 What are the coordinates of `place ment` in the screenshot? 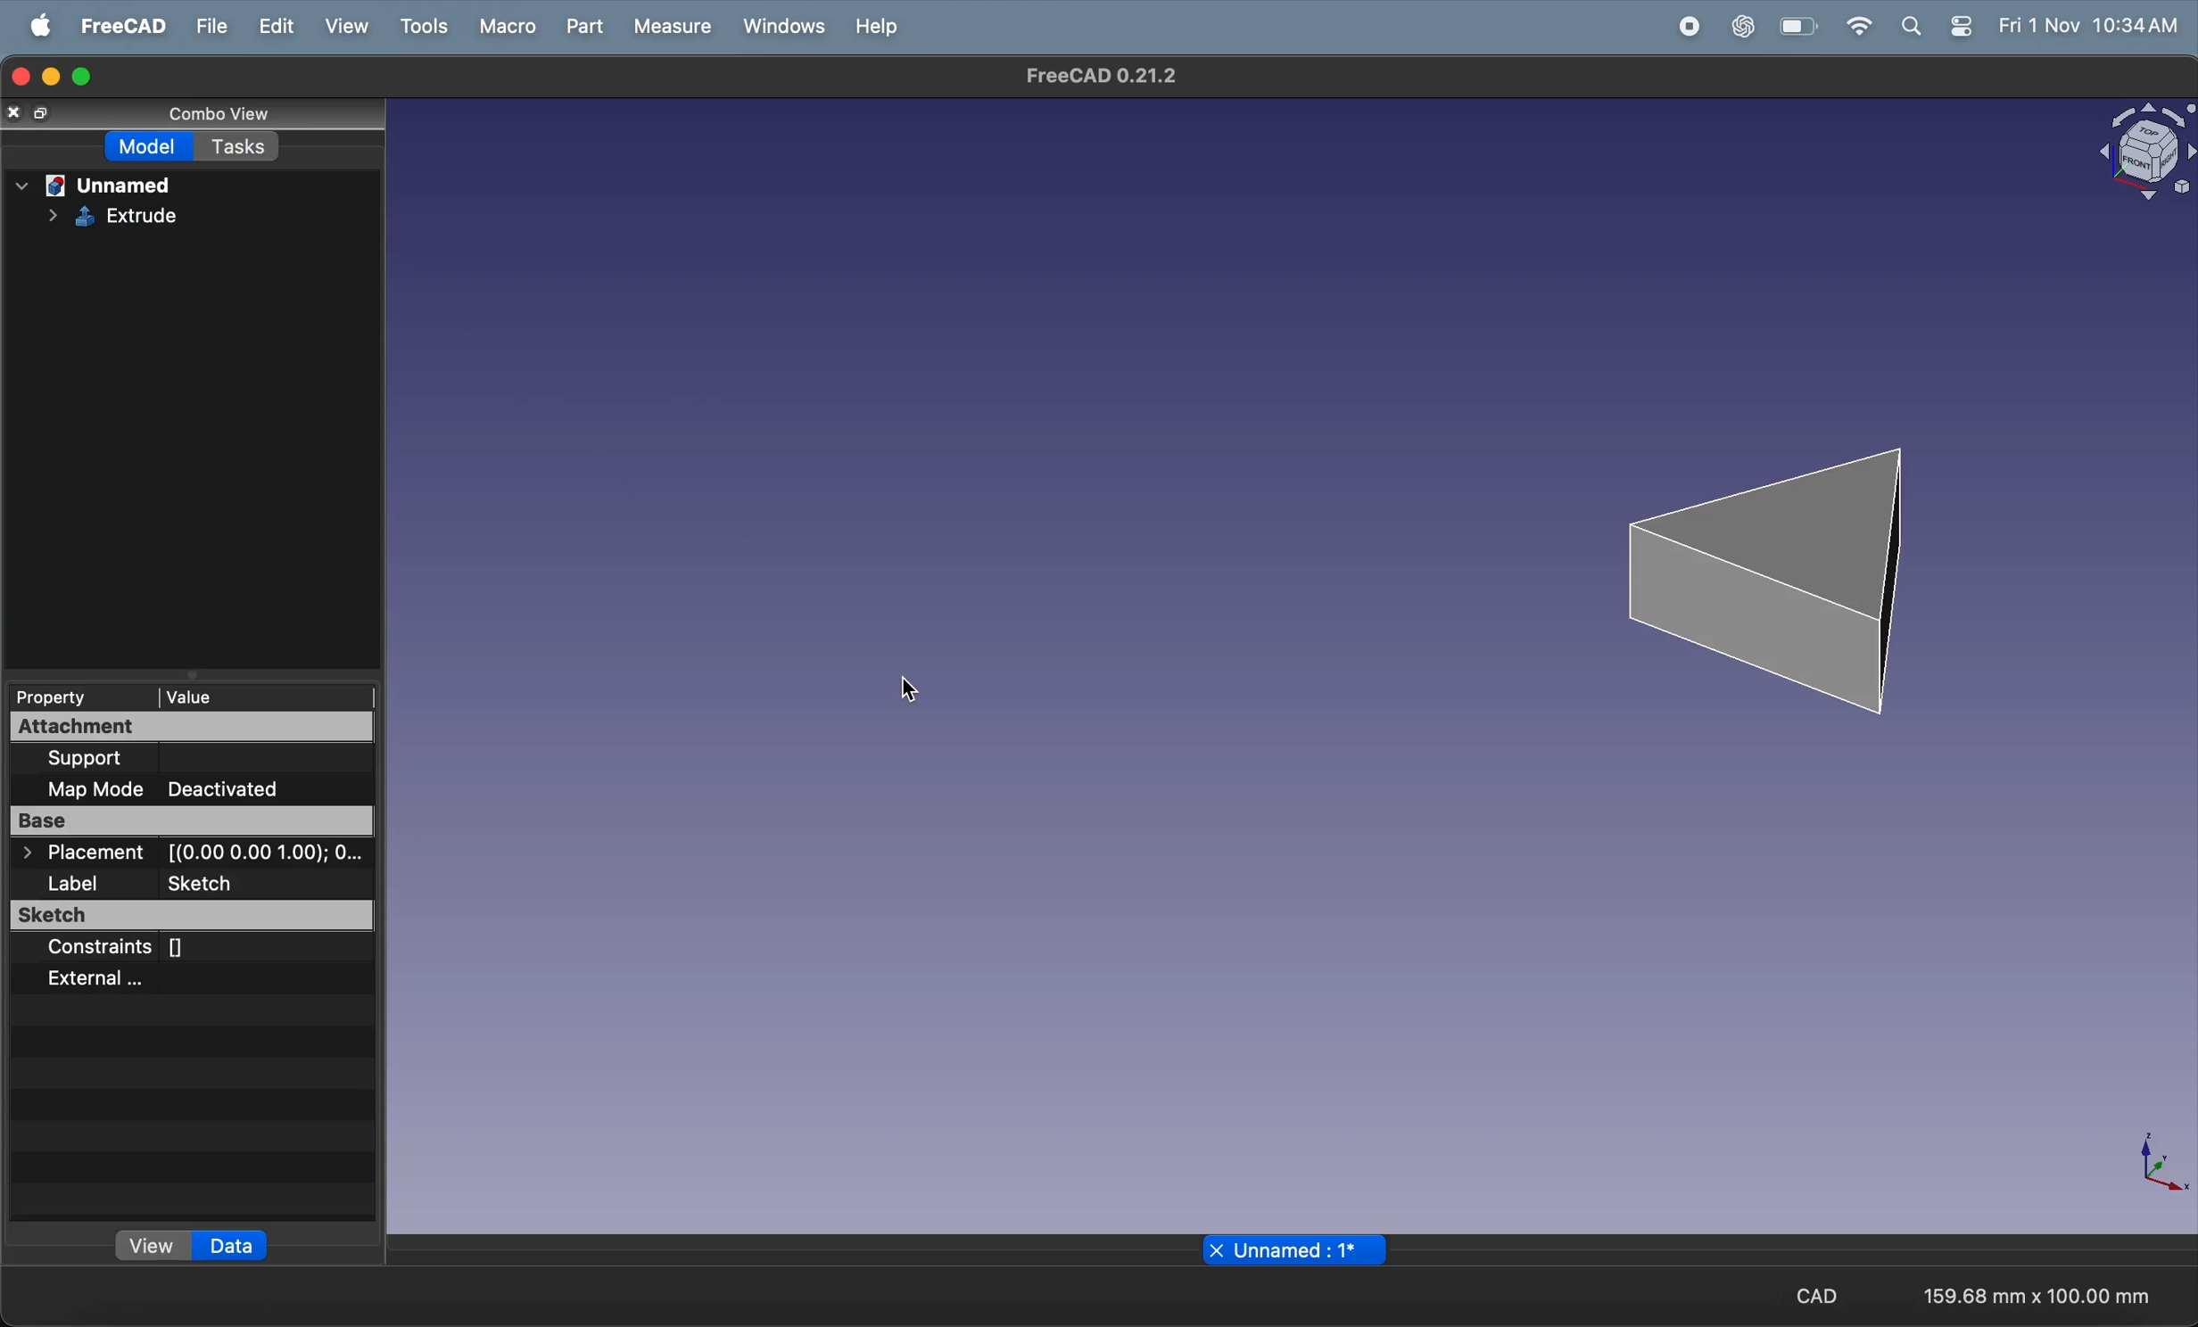 It's located at (195, 854).